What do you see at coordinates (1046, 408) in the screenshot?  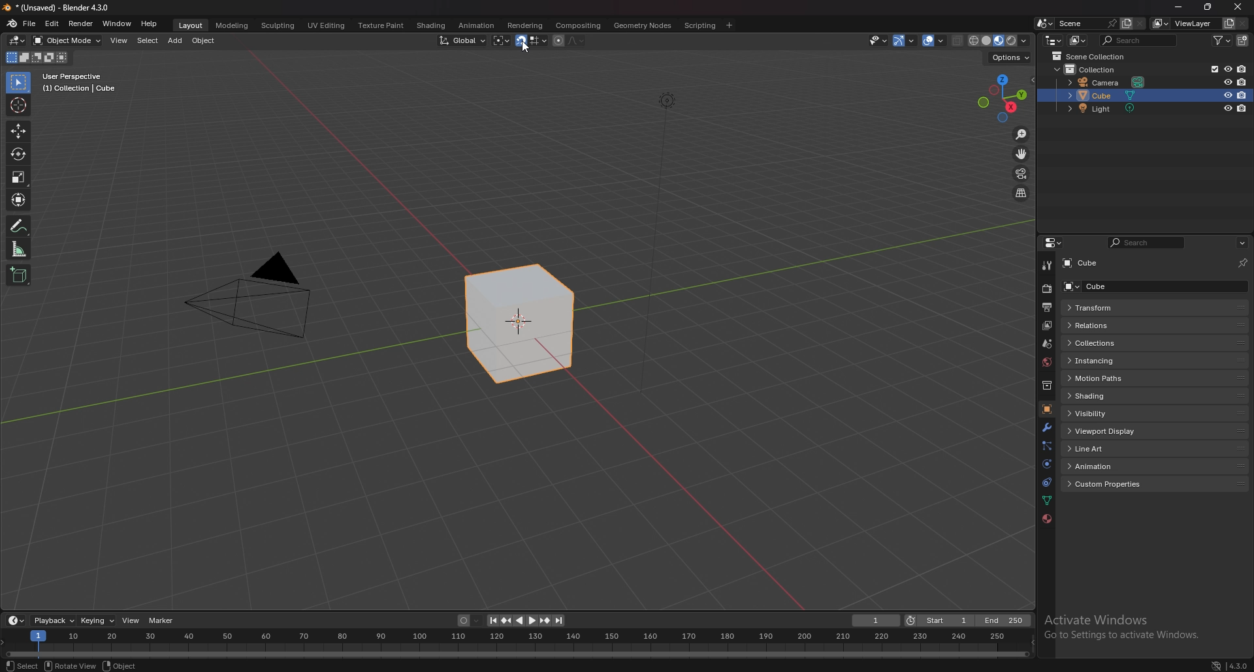 I see `object` at bounding box center [1046, 408].